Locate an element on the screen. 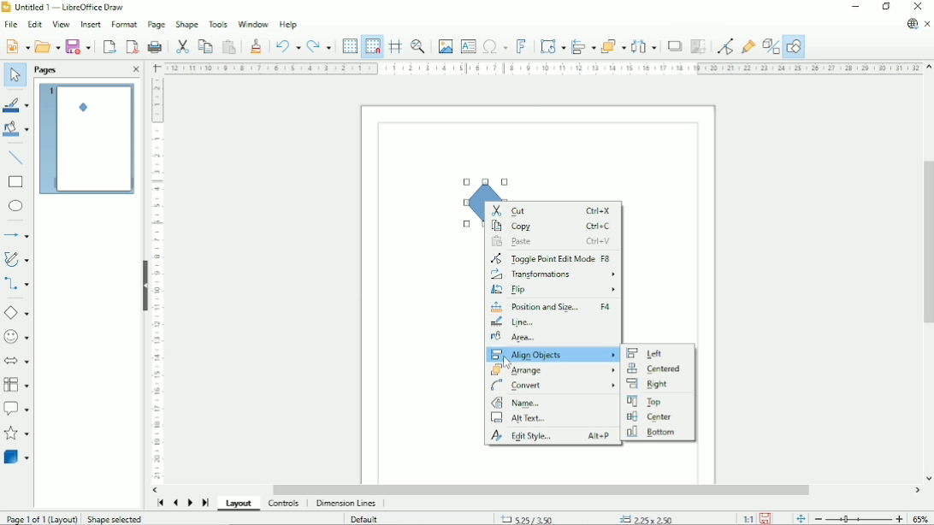 The width and height of the screenshot is (934, 525). Position and size is located at coordinates (553, 307).